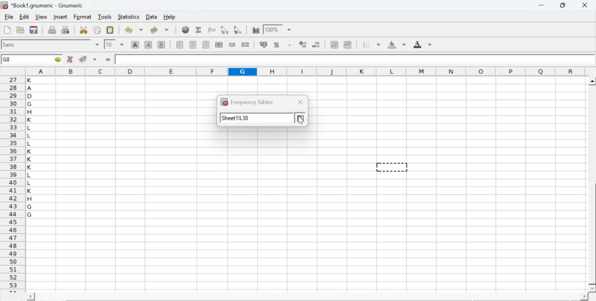 This screenshot has width=596, height=301. Describe the element at coordinates (238, 29) in the screenshot. I see `Sort the selected region in descending order based on the first column selected` at that location.